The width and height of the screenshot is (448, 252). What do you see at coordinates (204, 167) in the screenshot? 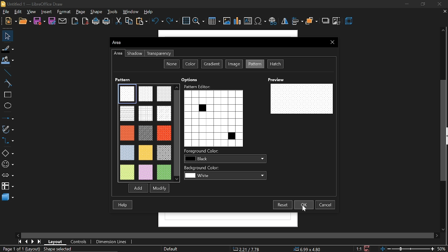
I see `Background Color` at bounding box center [204, 167].